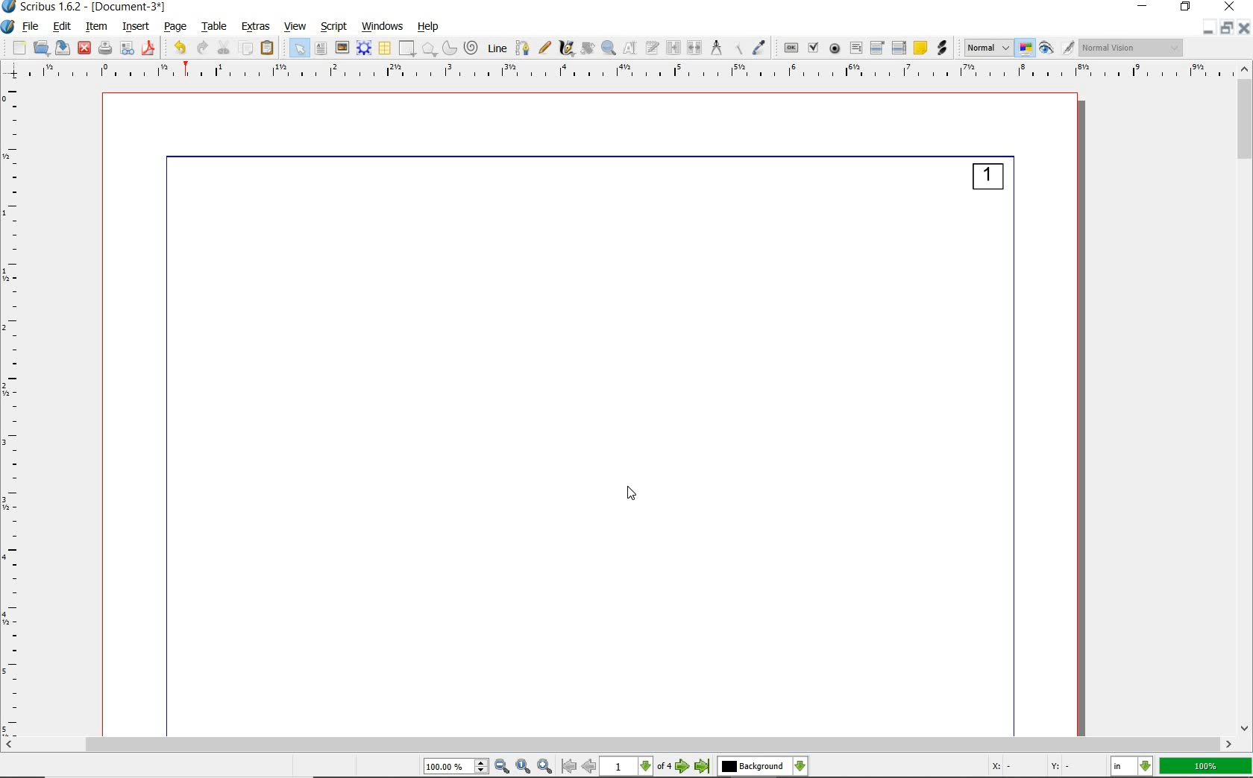 The image size is (1253, 778). What do you see at coordinates (813, 47) in the screenshot?
I see `pdf check box` at bounding box center [813, 47].